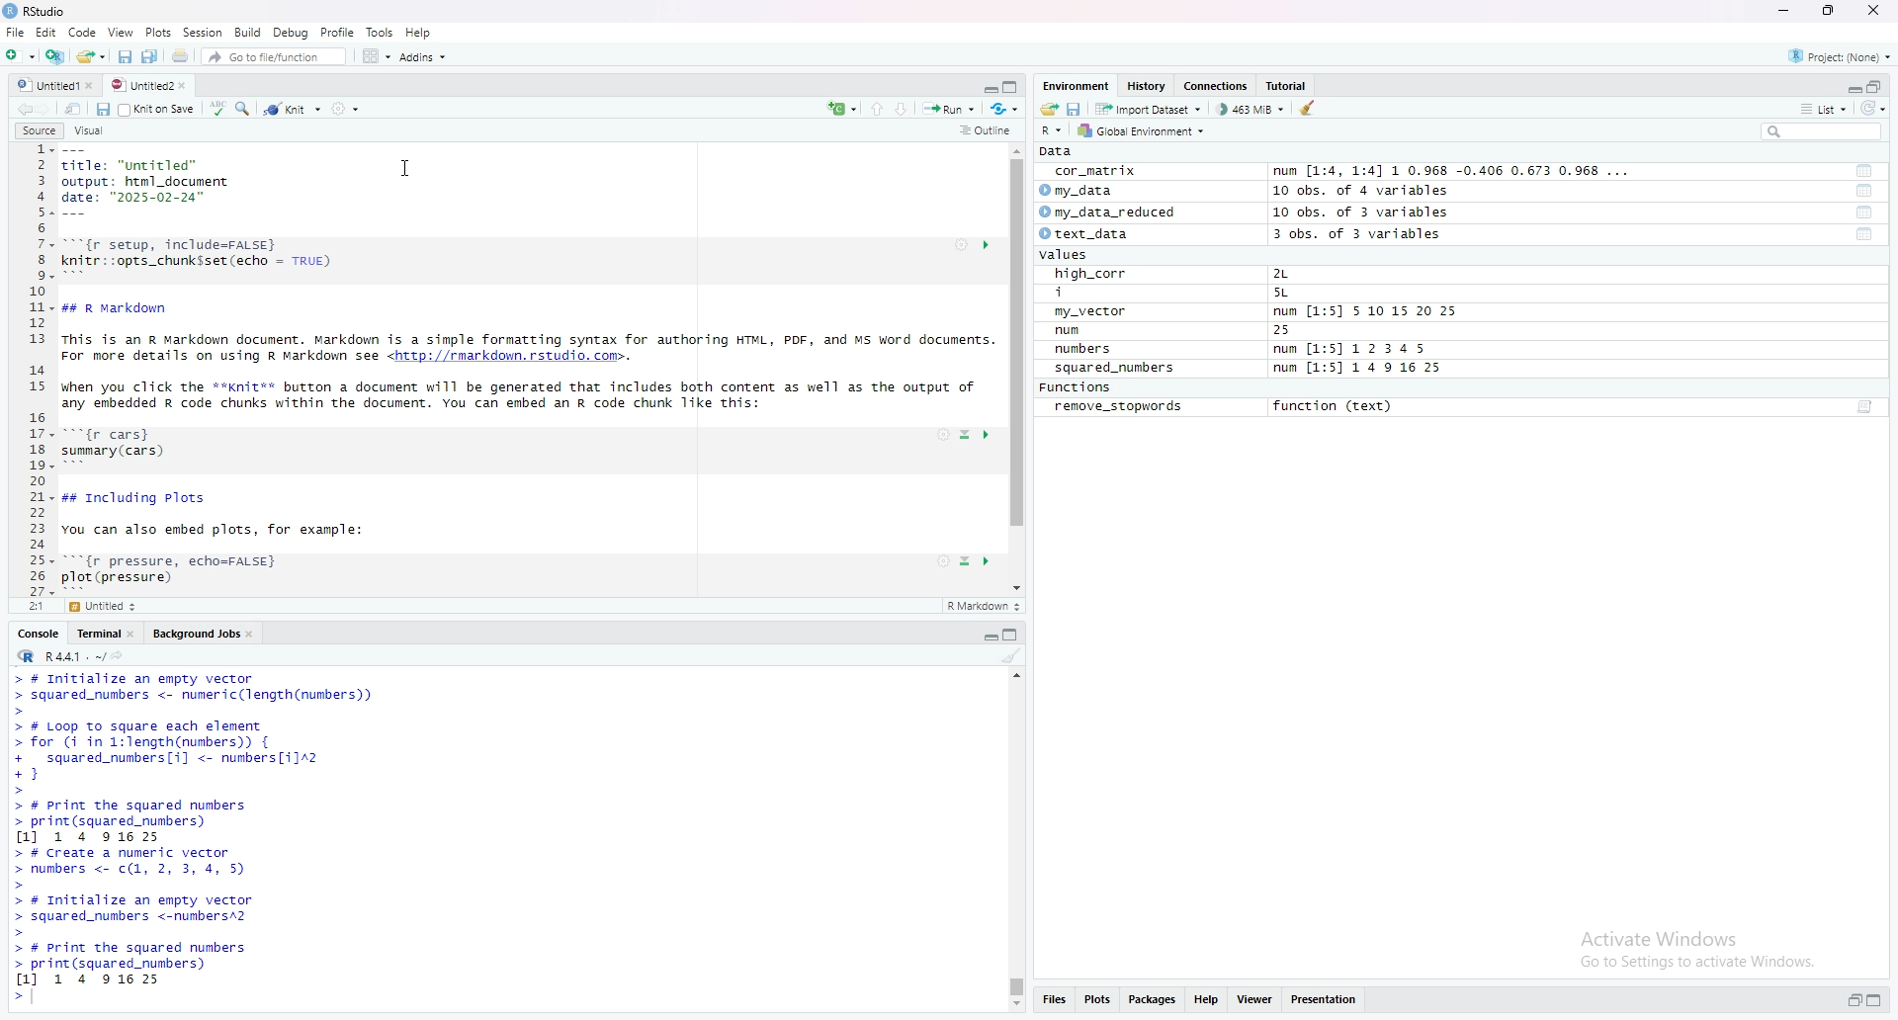 The image size is (1898, 1020). Describe the element at coordinates (1053, 1001) in the screenshot. I see `Filles` at that location.